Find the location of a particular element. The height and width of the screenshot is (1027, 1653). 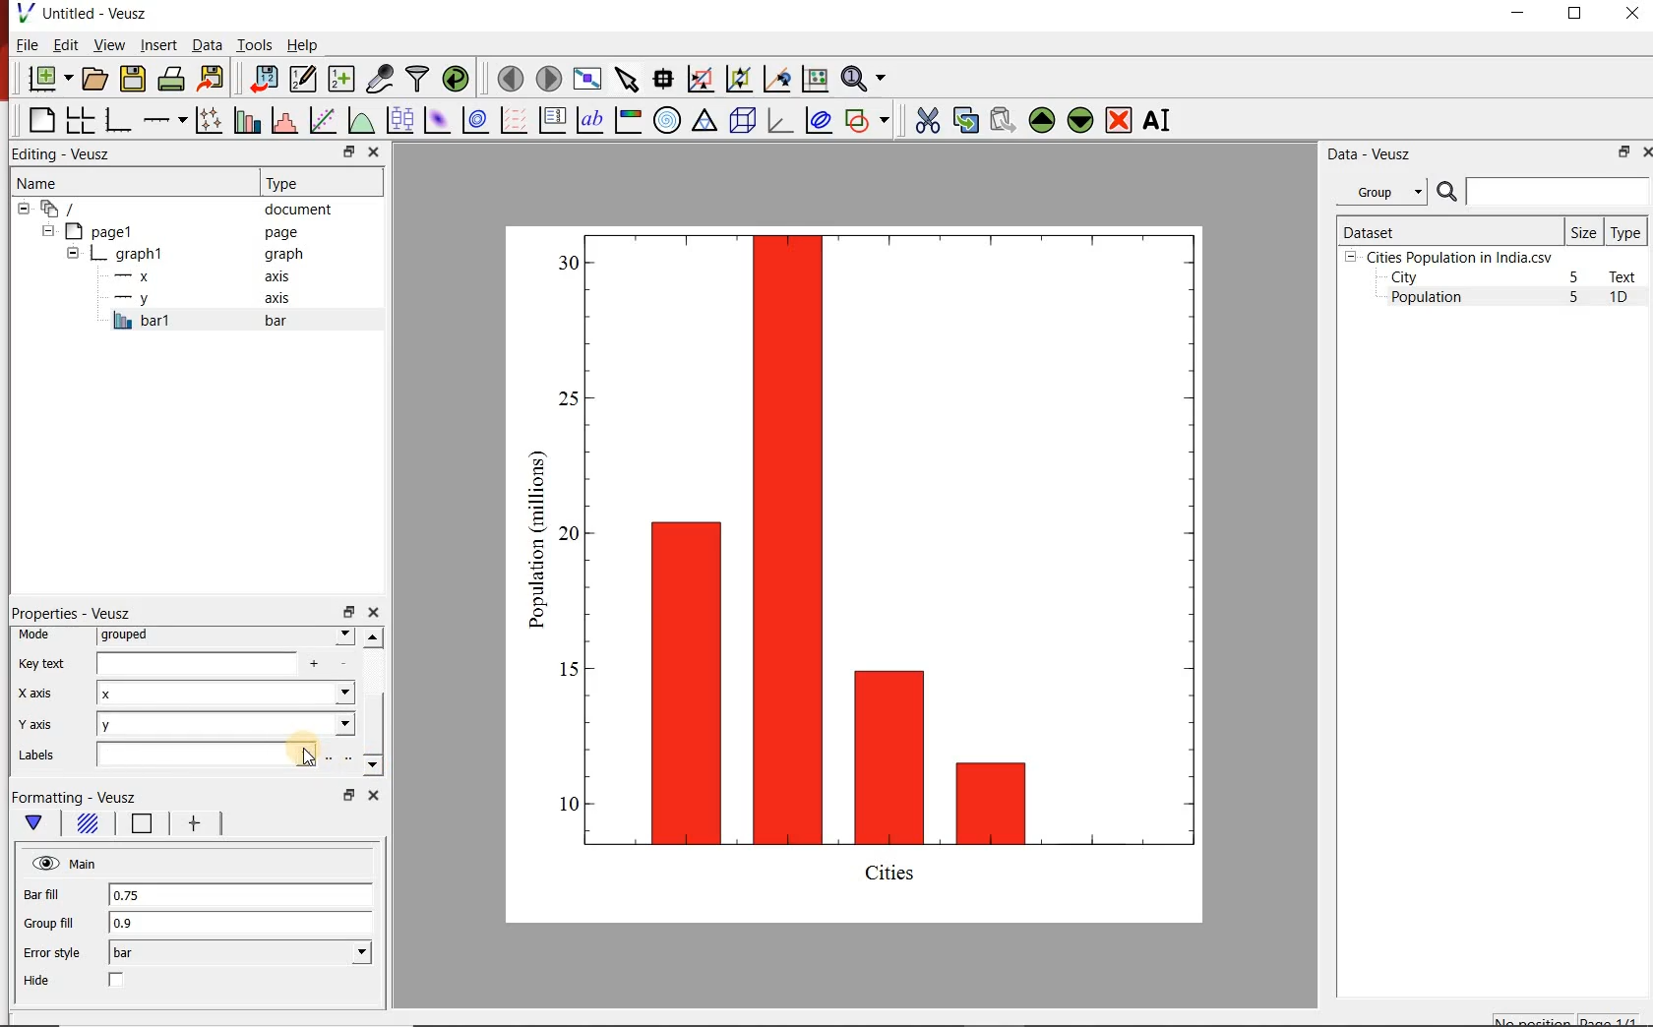

Data is located at coordinates (207, 46).